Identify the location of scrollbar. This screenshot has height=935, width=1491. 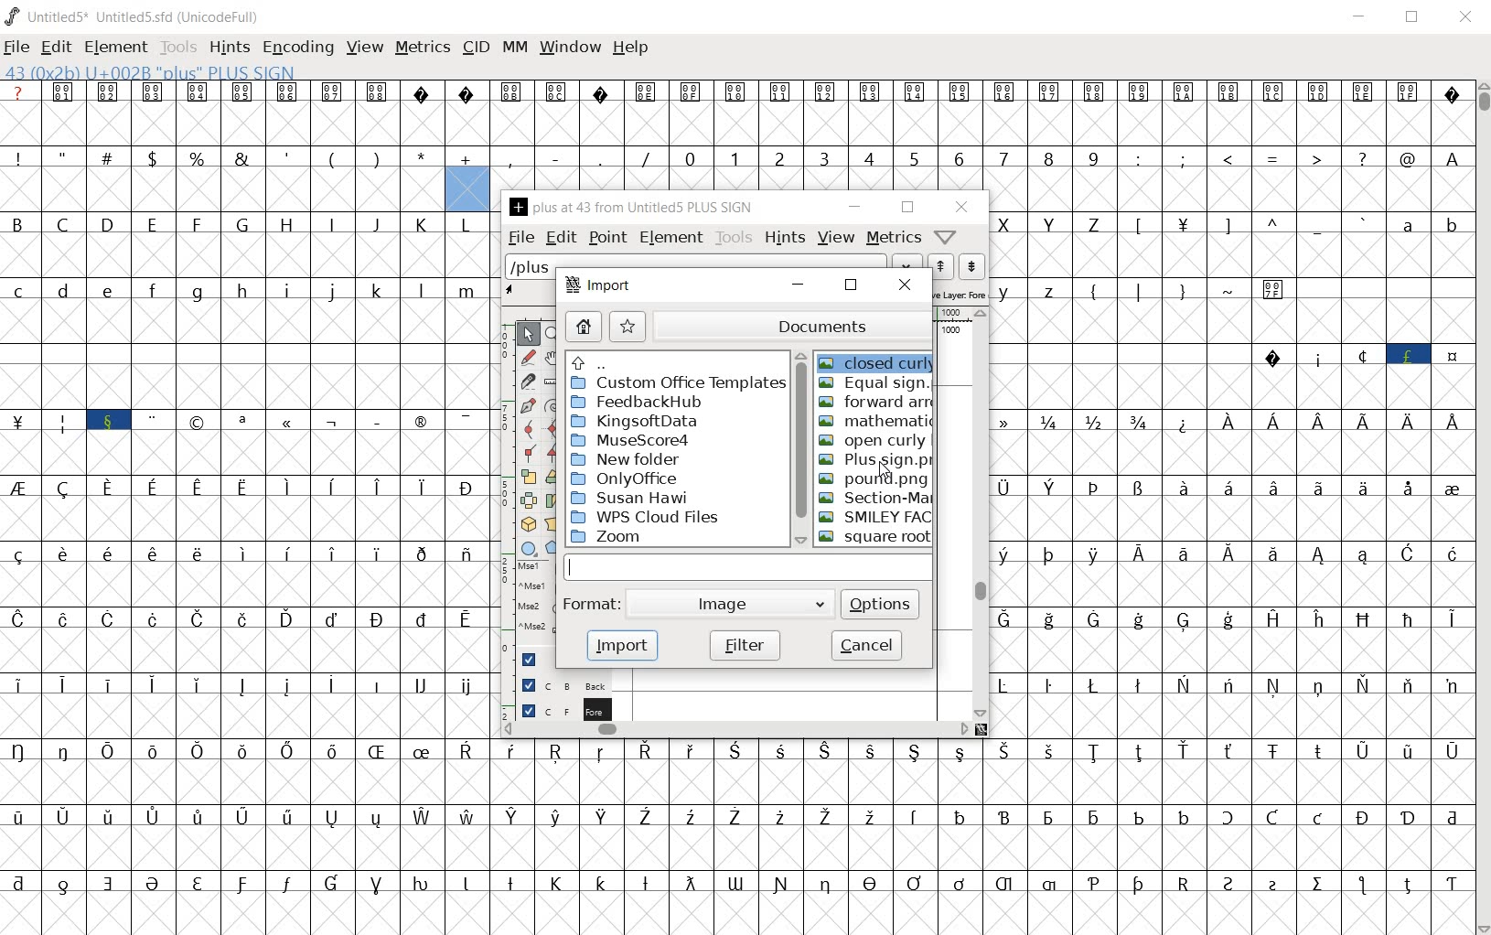
(801, 448).